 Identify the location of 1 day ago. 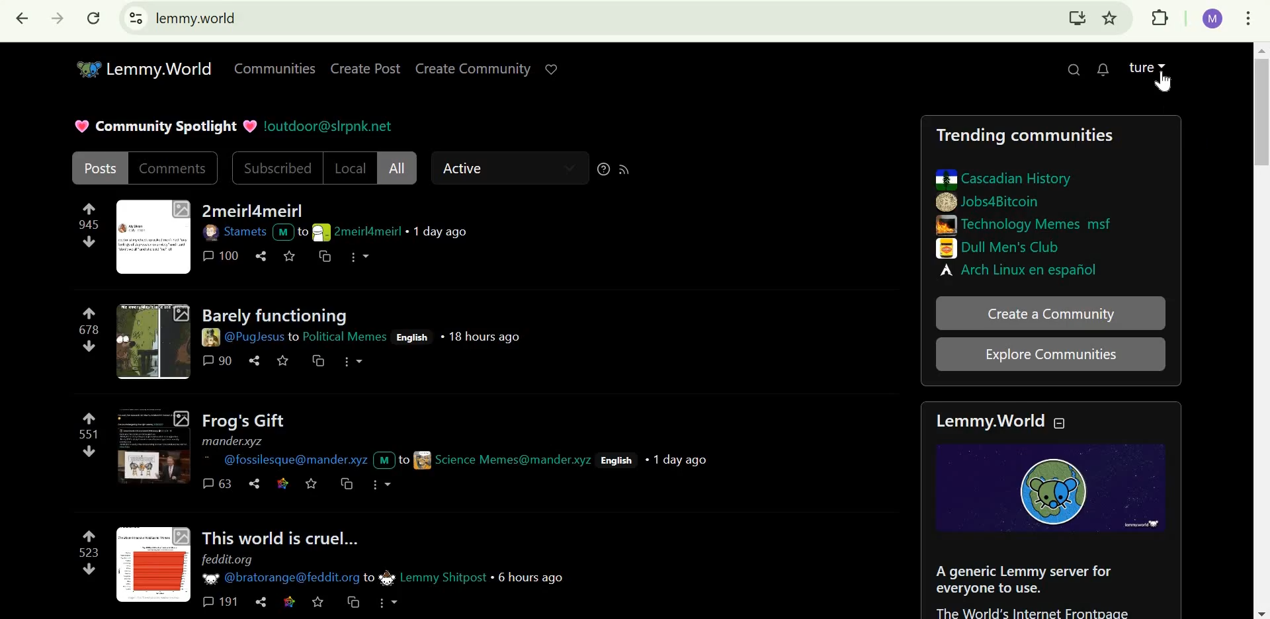
(680, 459).